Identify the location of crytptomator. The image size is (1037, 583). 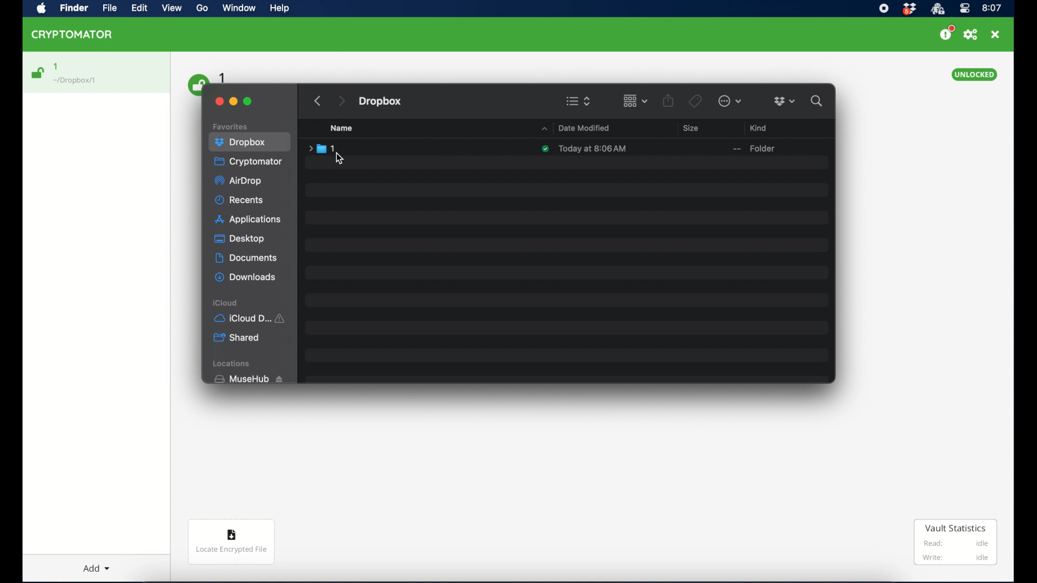
(937, 9).